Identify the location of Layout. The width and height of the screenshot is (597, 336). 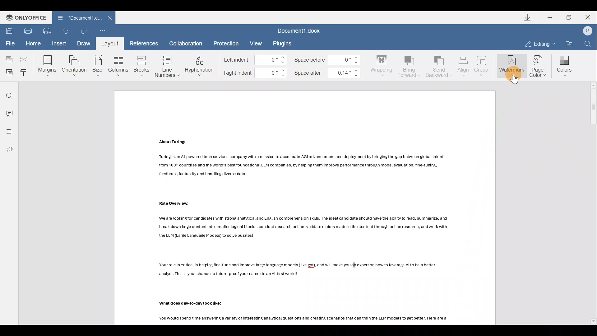
(112, 44).